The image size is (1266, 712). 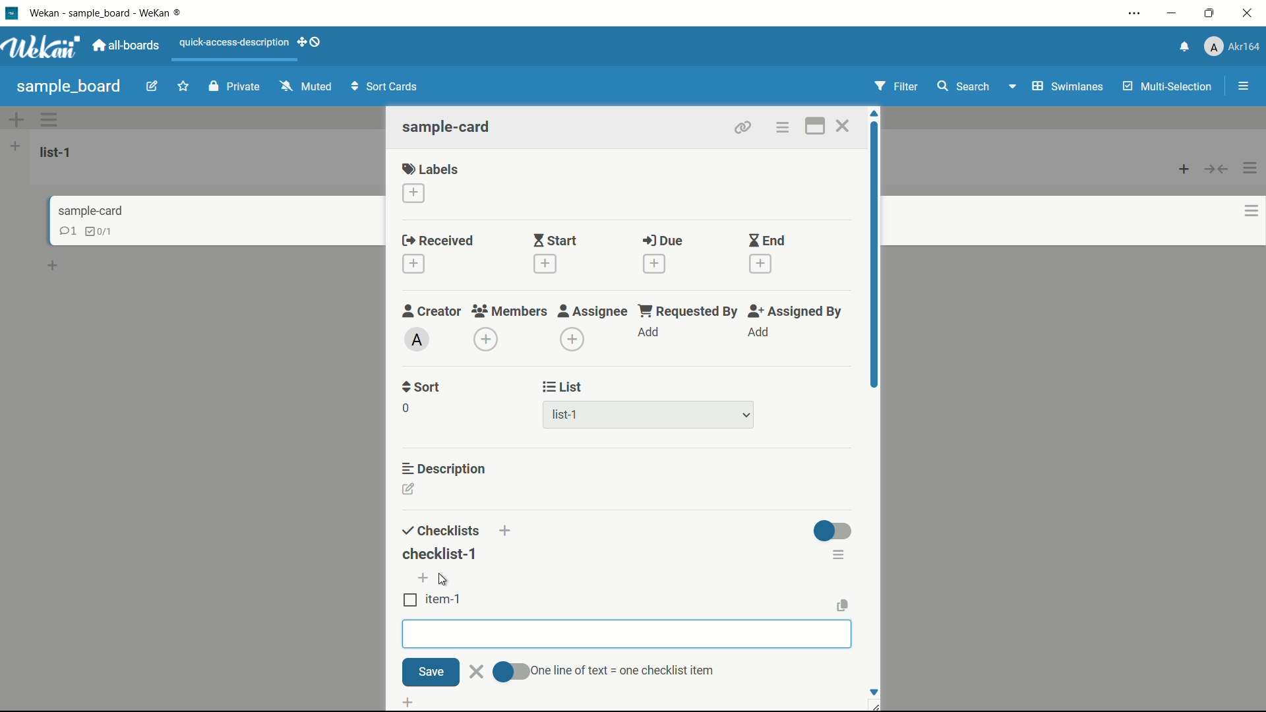 I want to click on add assignee, so click(x=573, y=340).